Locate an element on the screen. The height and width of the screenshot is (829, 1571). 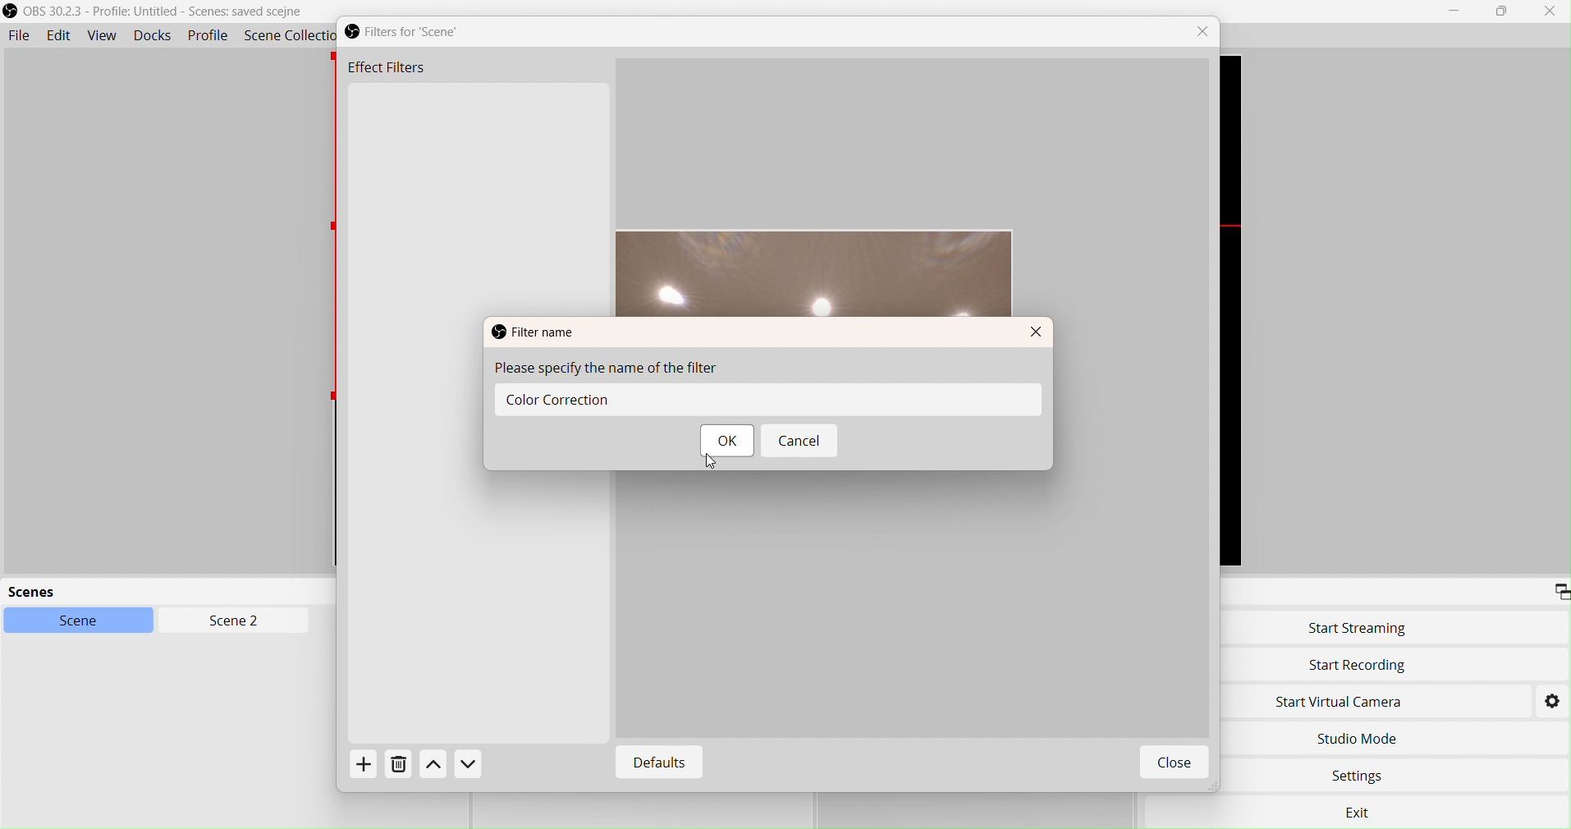
Edit is located at coordinates (58, 36).